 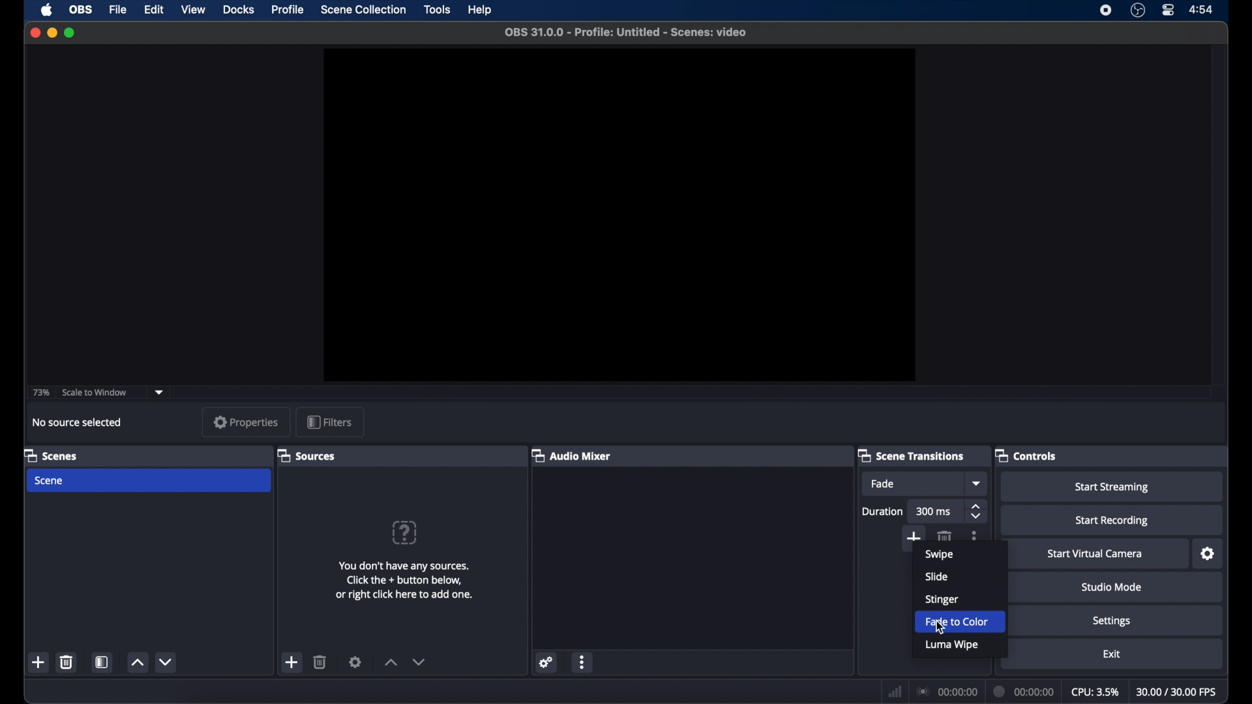 I want to click on luma wipe, so click(x=951, y=645).